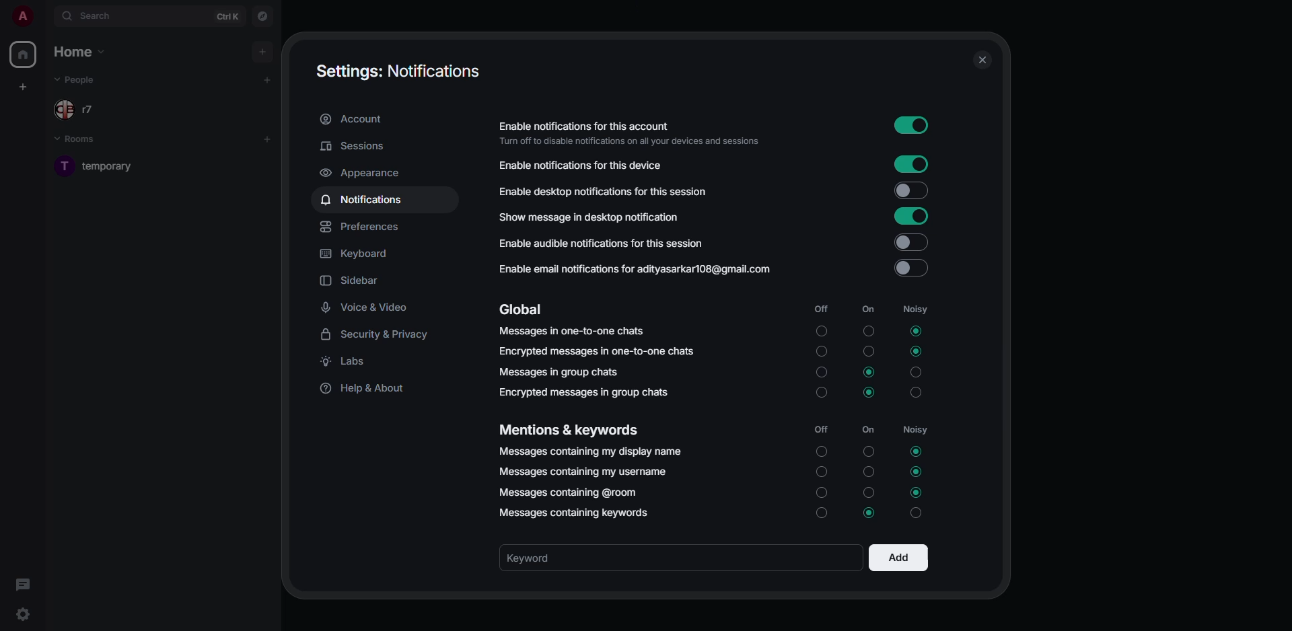 This screenshot has width=1292, height=631. Describe the element at coordinates (567, 492) in the screenshot. I see `messages containing @room` at that location.